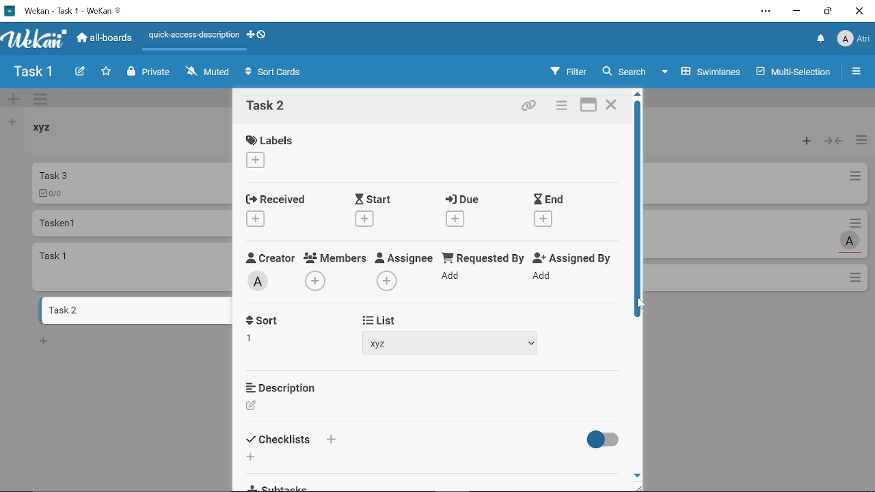 The image size is (875, 492). Describe the element at coordinates (859, 11) in the screenshot. I see `Close` at that location.